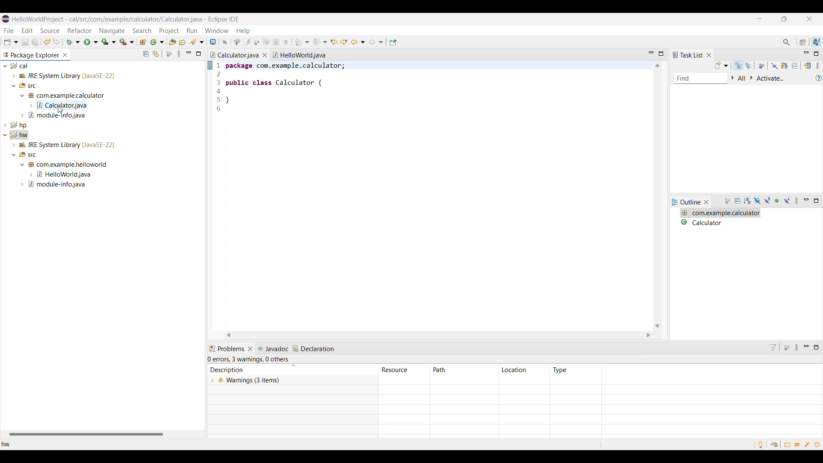  What do you see at coordinates (267, 42) in the screenshot?
I see `Toggle word wrap` at bounding box center [267, 42].